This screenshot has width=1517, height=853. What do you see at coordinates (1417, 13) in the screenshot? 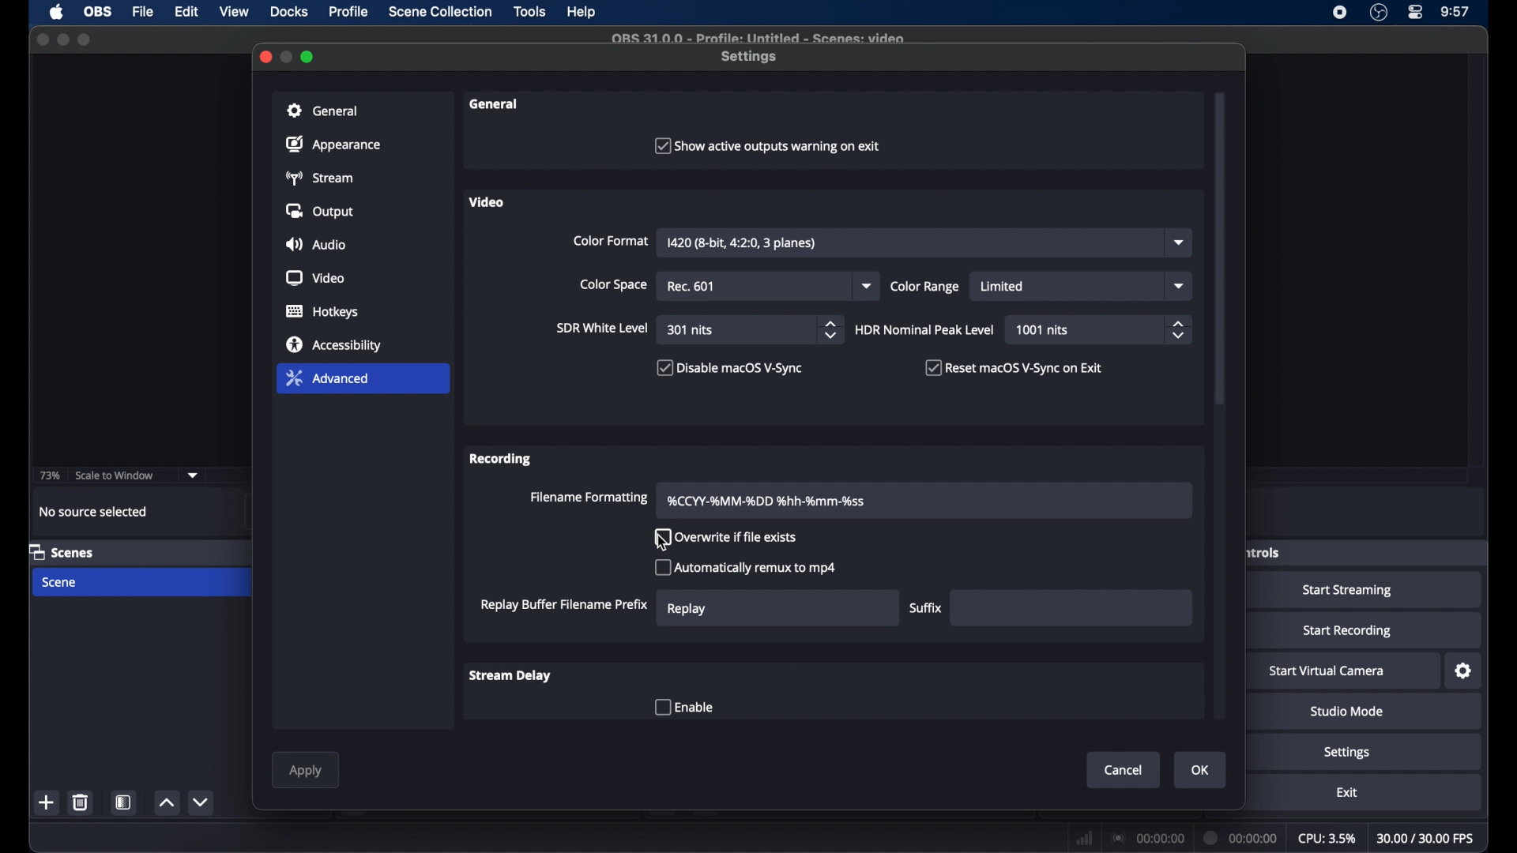
I see `control center` at bounding box center [1417, 13].